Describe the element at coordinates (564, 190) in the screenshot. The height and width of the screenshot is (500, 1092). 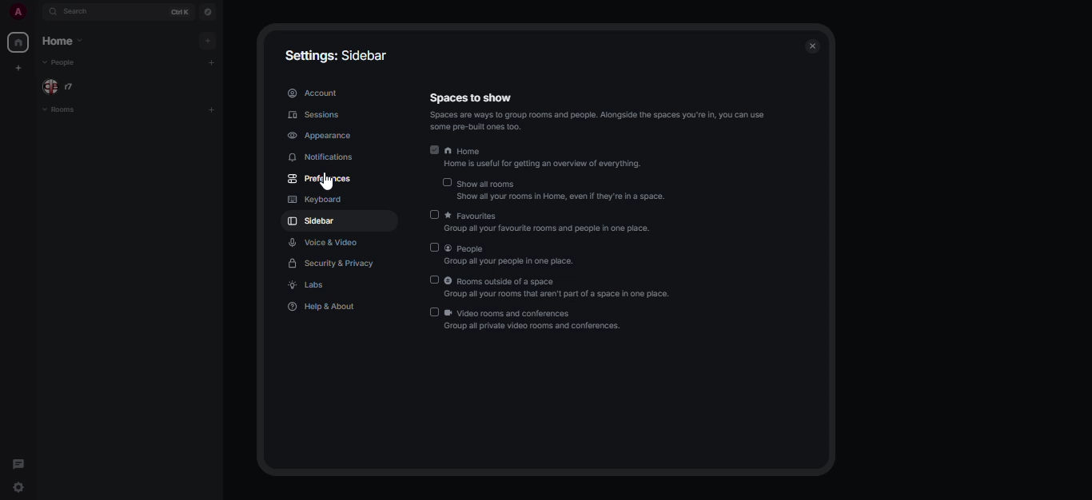
I see `Show all rooms show all your rooms in home, even if they're in a space ` at that location.